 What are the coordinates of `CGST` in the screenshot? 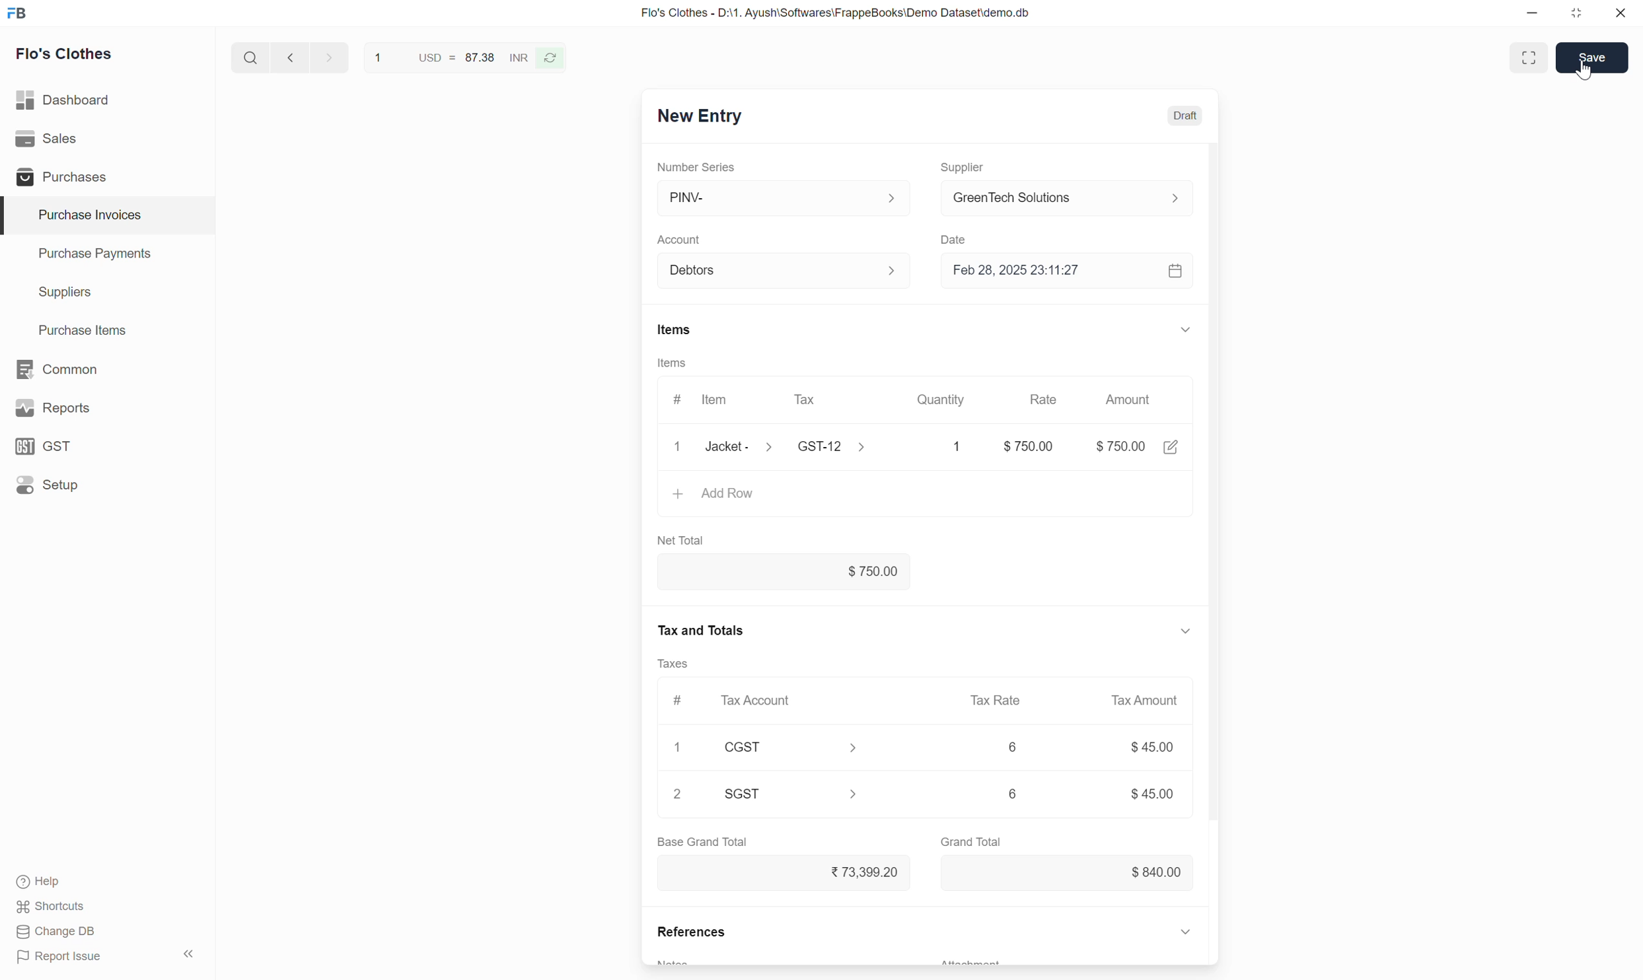 It's located at (791, 747).